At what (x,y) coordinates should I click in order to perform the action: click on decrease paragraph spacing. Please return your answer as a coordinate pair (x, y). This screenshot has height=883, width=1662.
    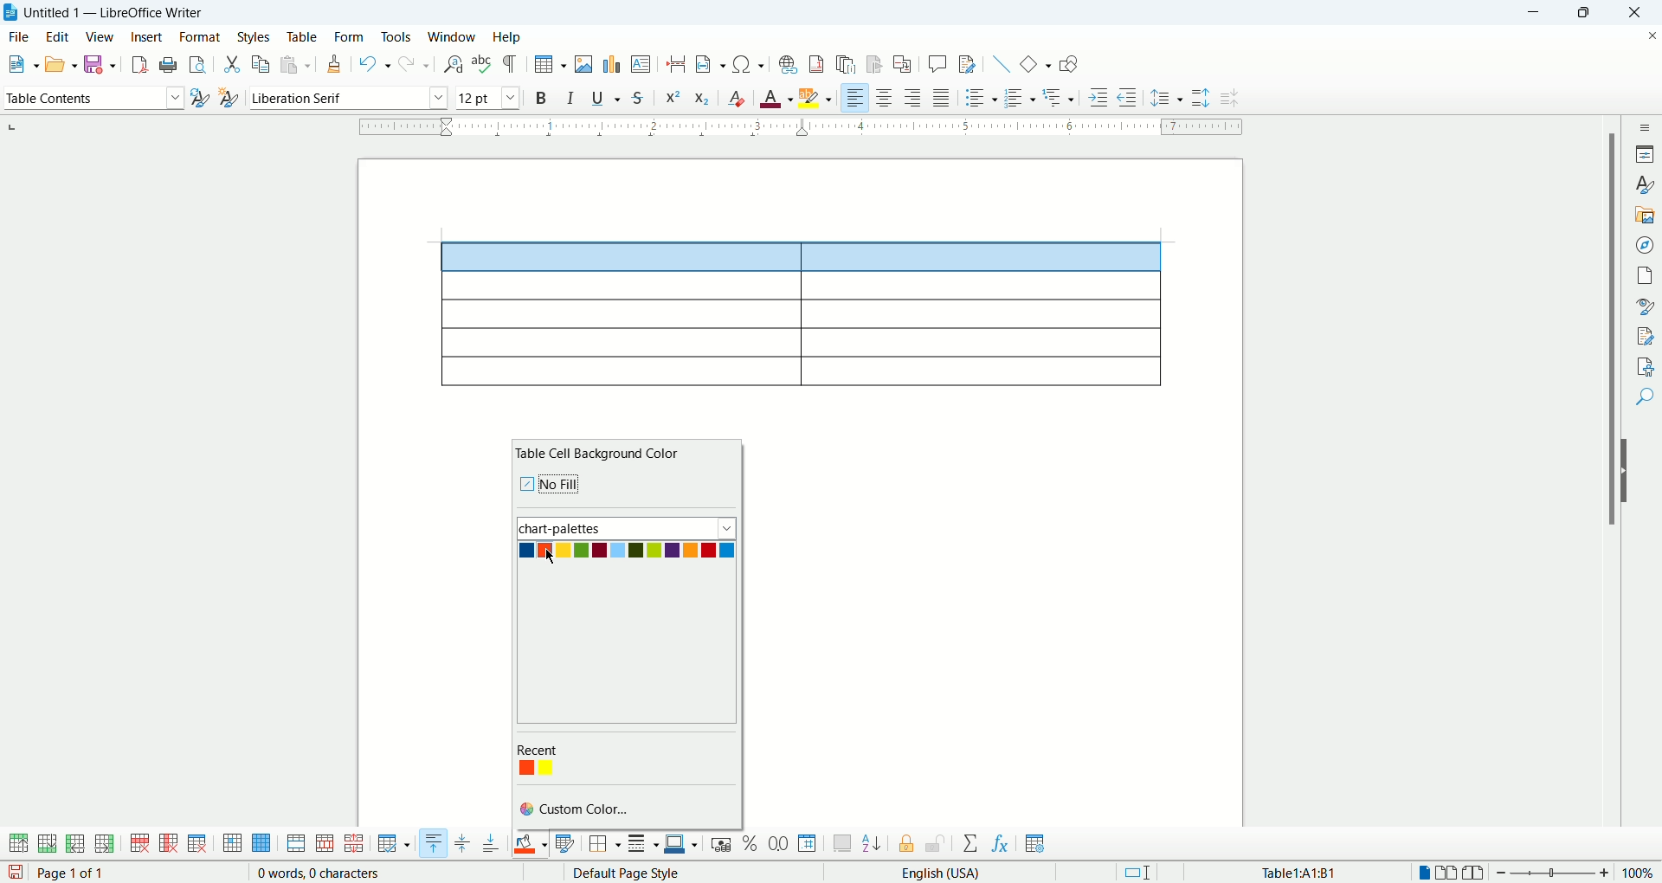
    Looking at the image, I should click on (1233, 99).